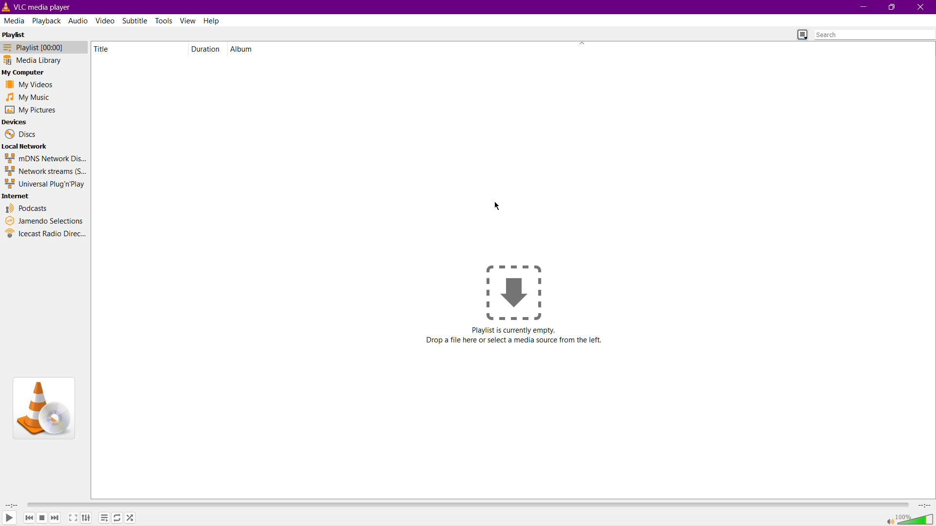 The image size is (936, 526). I want to click on Random, so click(130, 518).